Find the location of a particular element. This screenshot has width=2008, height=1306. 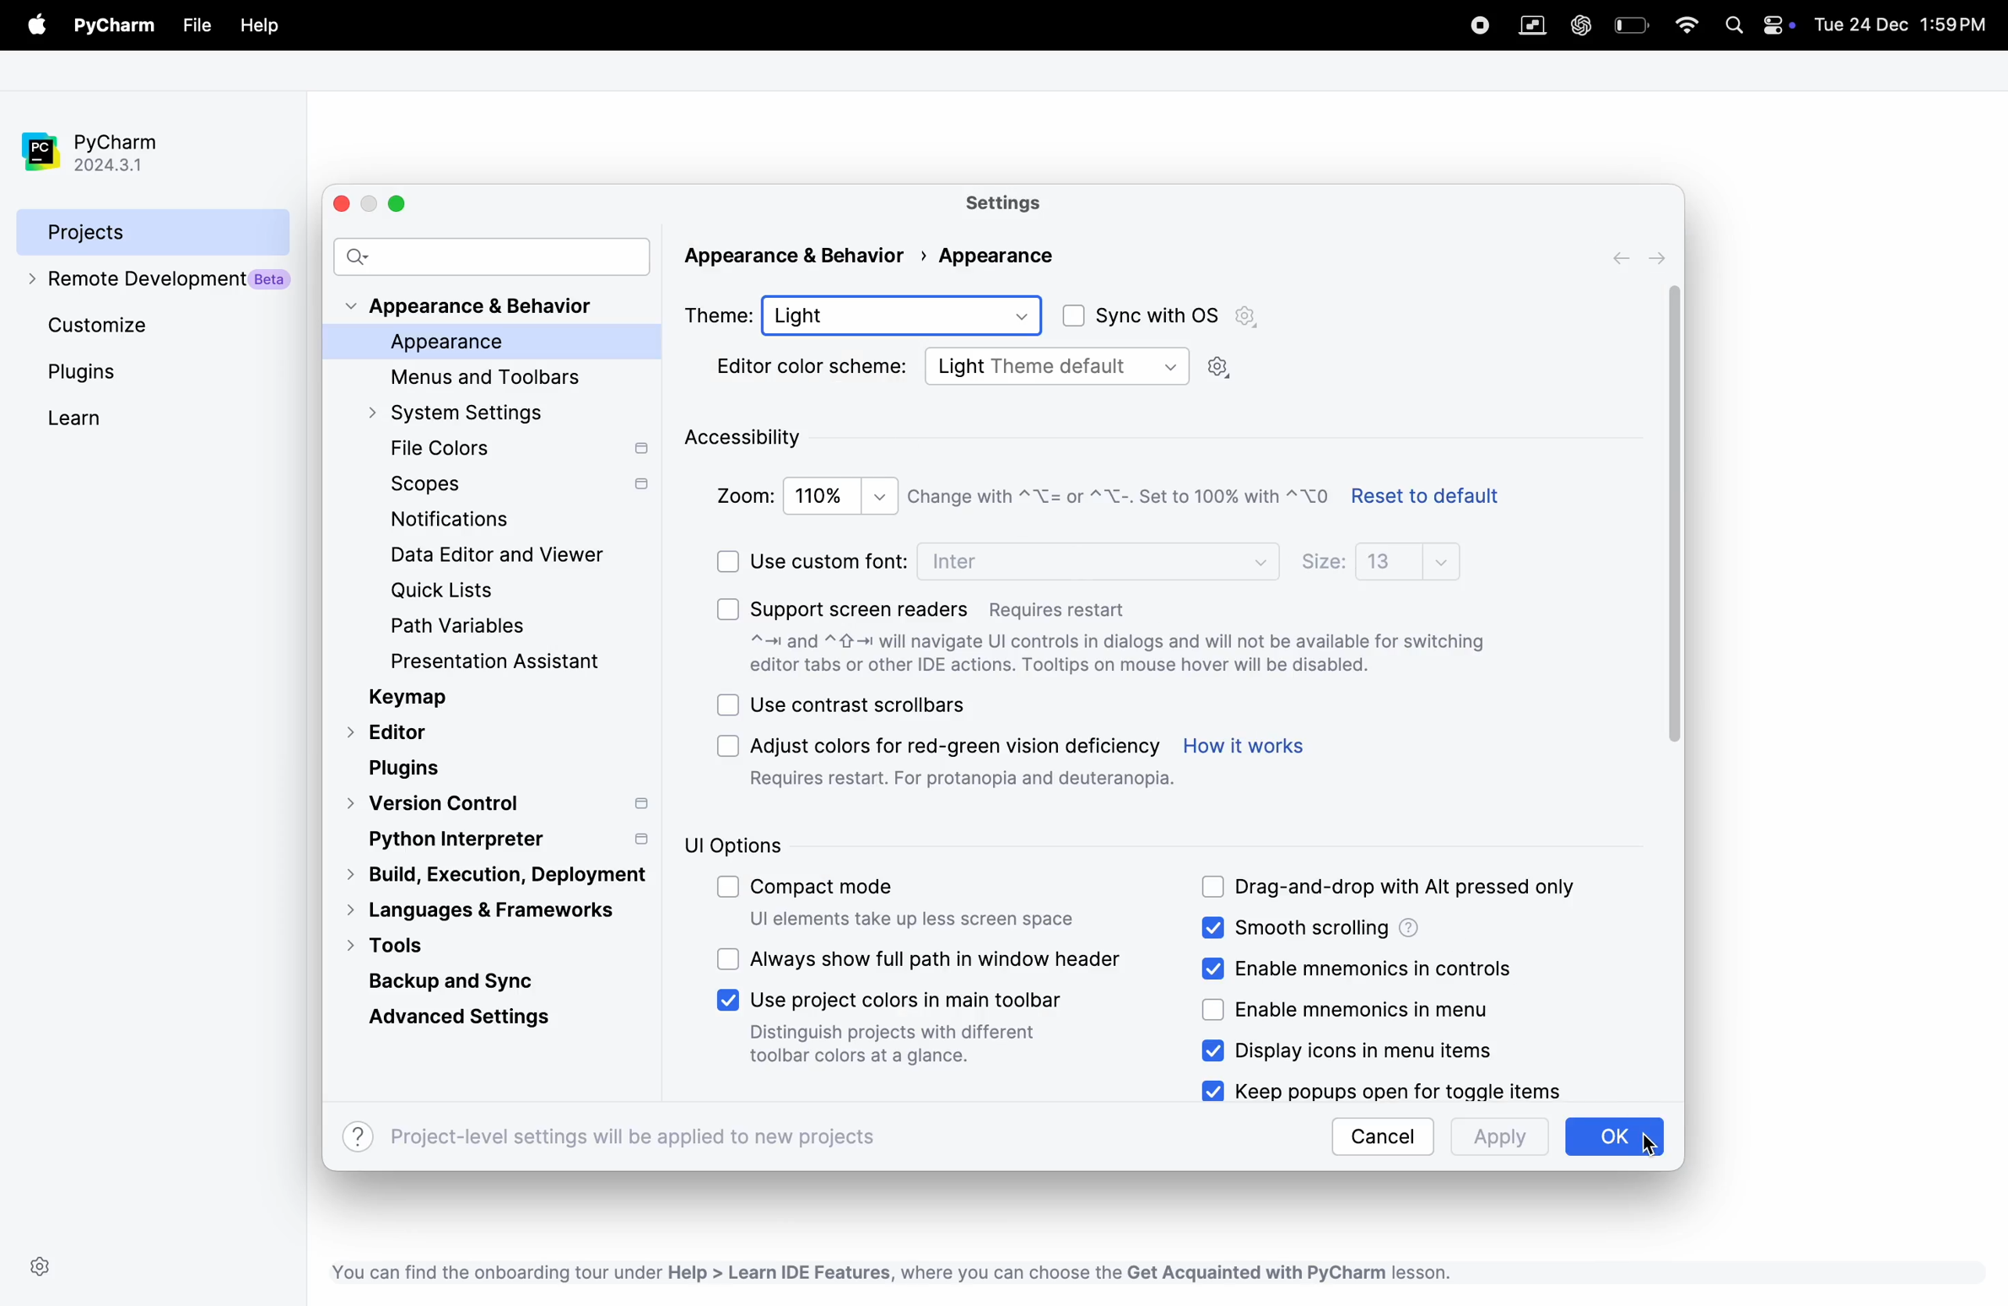

Project-level settings will be applied to new projects. is located at coordinates (648, 1138).